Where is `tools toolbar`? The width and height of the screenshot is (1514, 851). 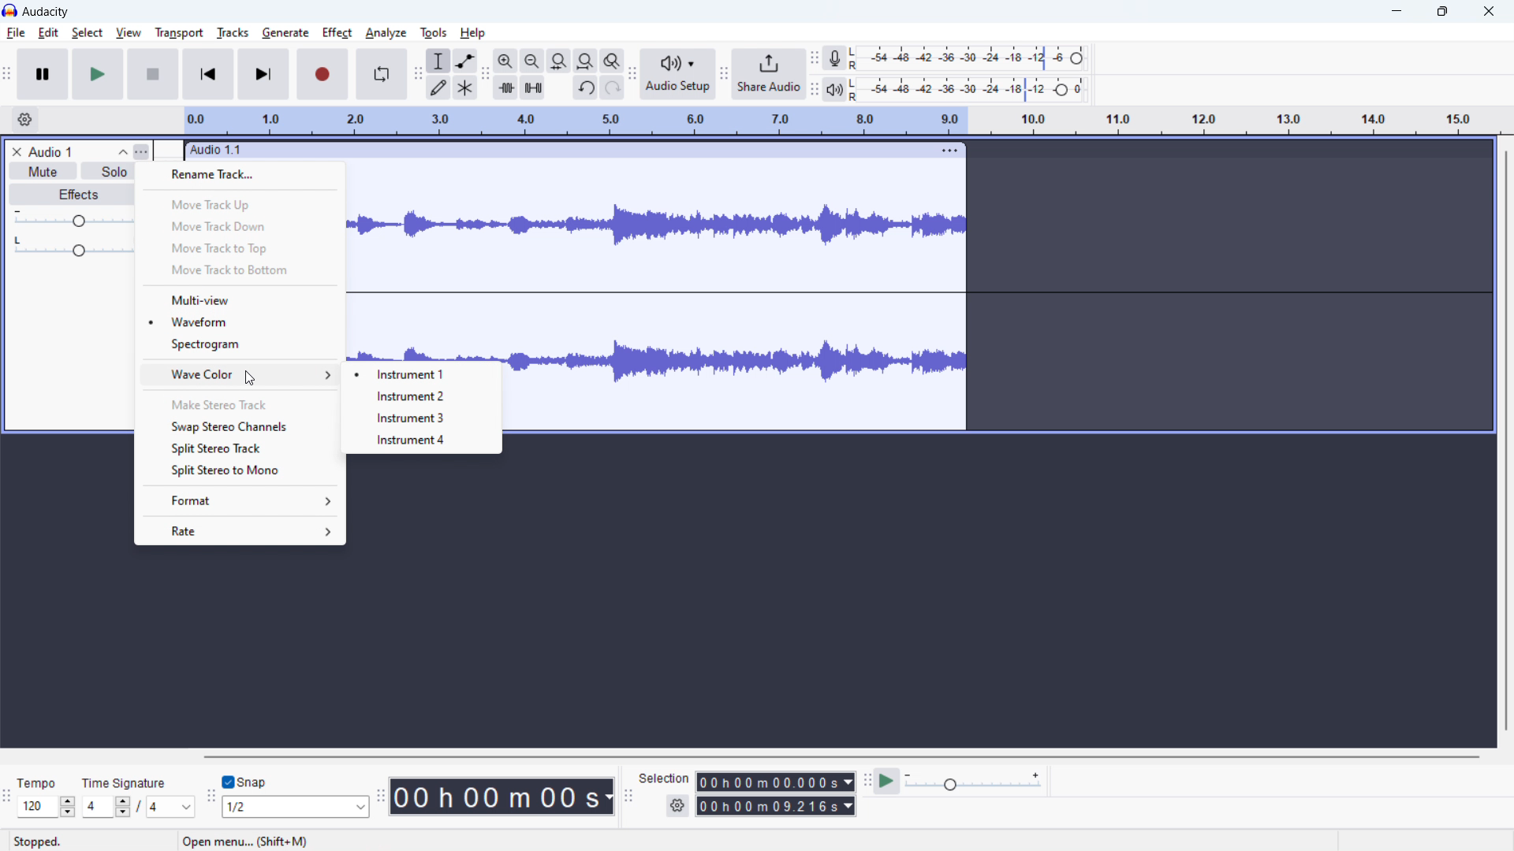
tools toolbar is located at coordinates (418, 74).